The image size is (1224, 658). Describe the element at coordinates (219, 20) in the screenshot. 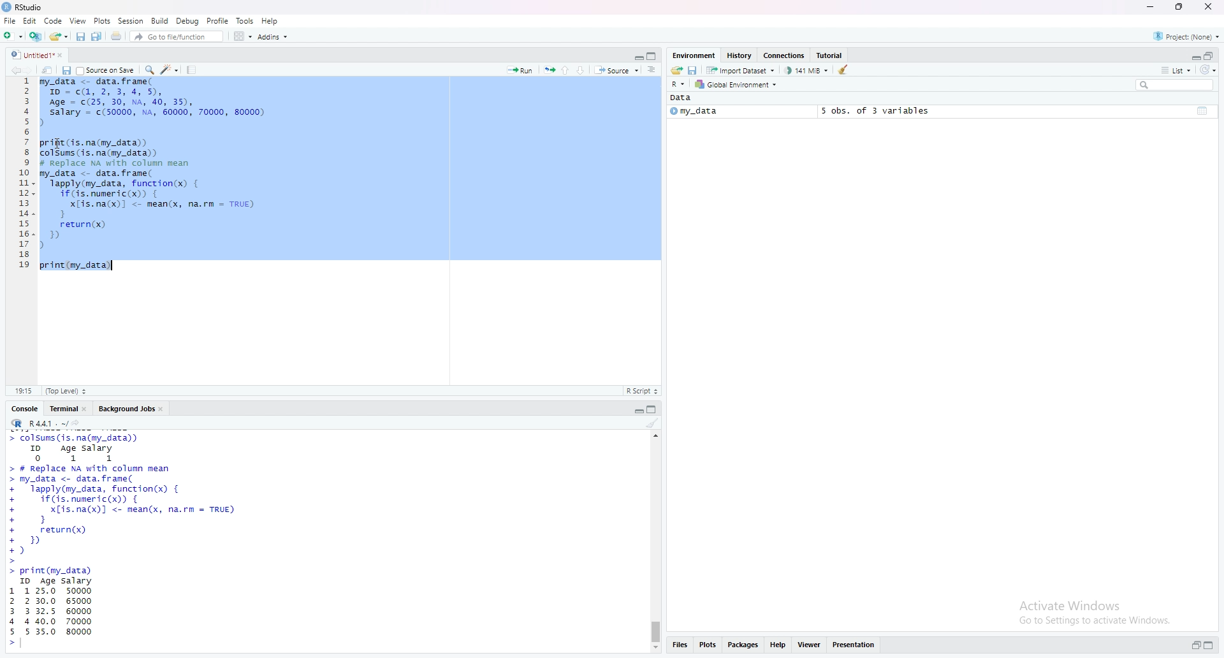

I see `Profile` at that location.